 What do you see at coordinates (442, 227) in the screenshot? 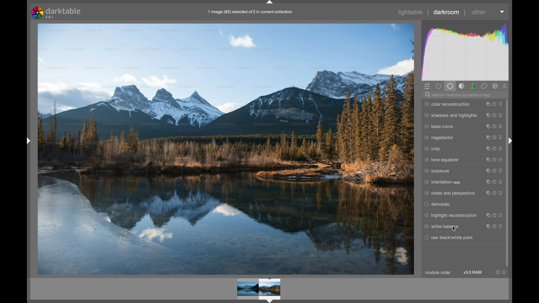
I see `white balance` at bounding box center [442, 227].